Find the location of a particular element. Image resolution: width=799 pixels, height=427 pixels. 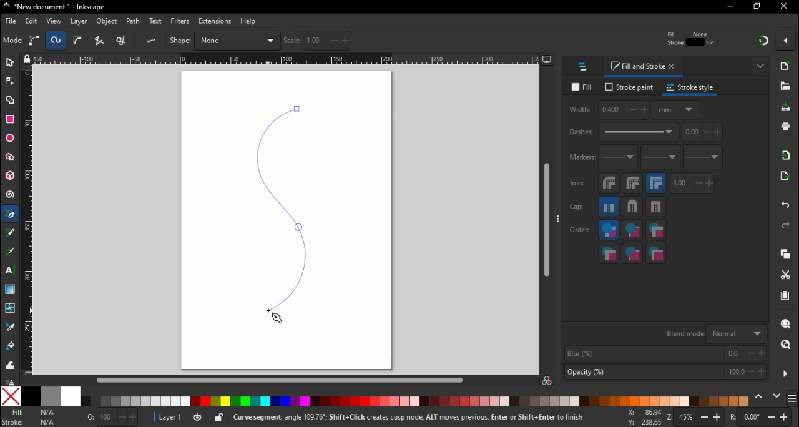

create regular bezier path is located at coordinates (35, 41).